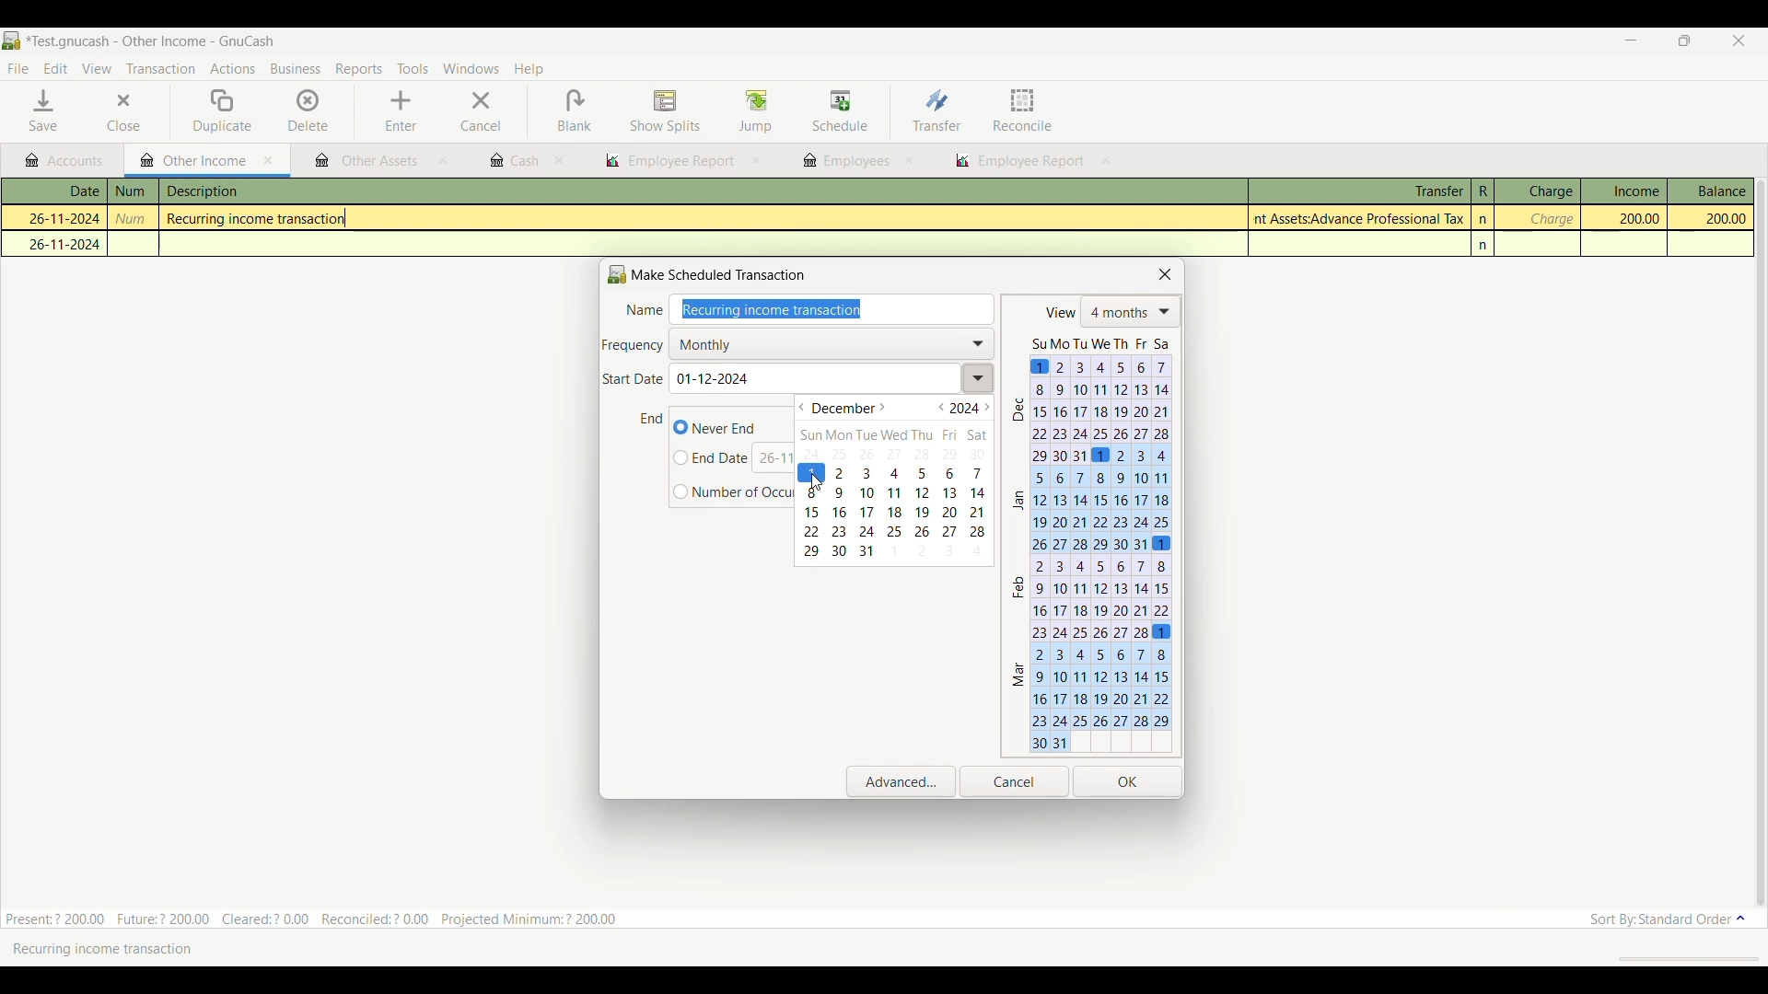 The image size is (1768, 994). Describe the element at coordinates (1014, 782) in the screenshot. I see `Cancel inputs` at that location.